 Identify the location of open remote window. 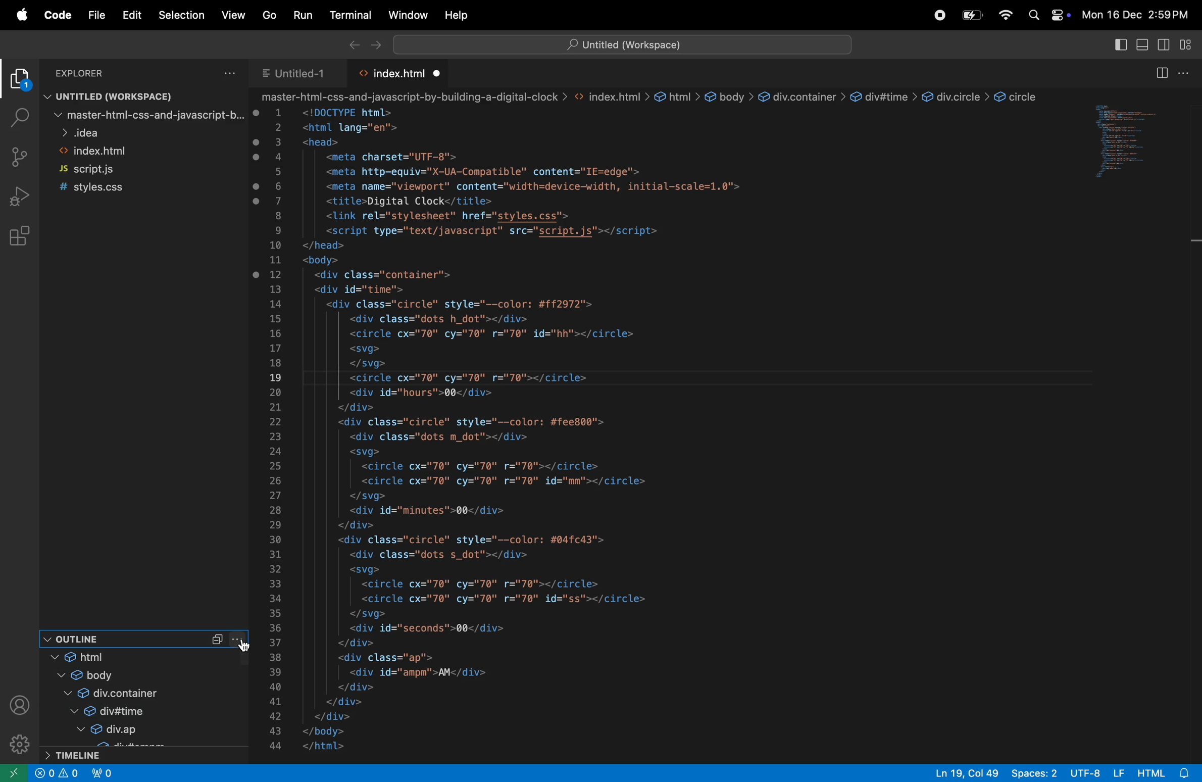
(13, 774).